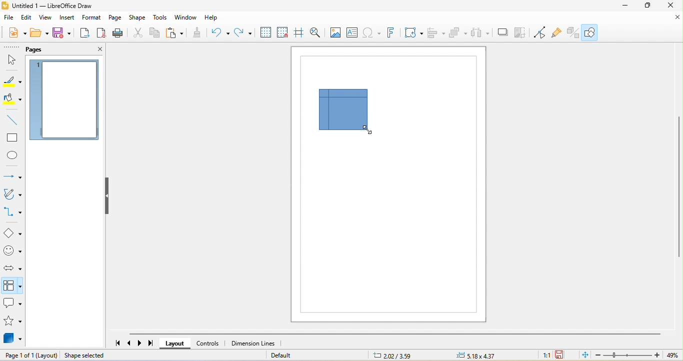 The width and height of the screenshot is (683, 361). Describe the element at coordinates (12, 176) in the screenshot. I see `lines and arrow` at that location.